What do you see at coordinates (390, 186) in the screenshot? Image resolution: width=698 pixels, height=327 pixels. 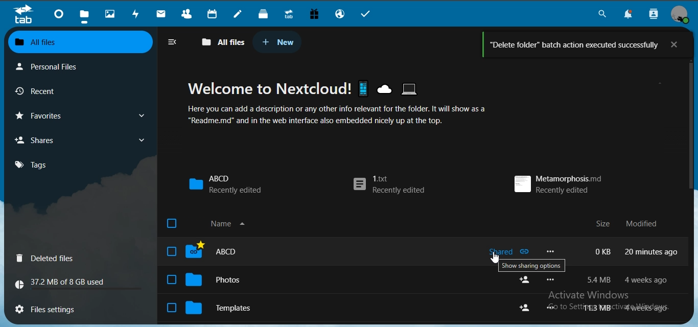 I see `1.txt recently edited` at bounding box center [390, 186].